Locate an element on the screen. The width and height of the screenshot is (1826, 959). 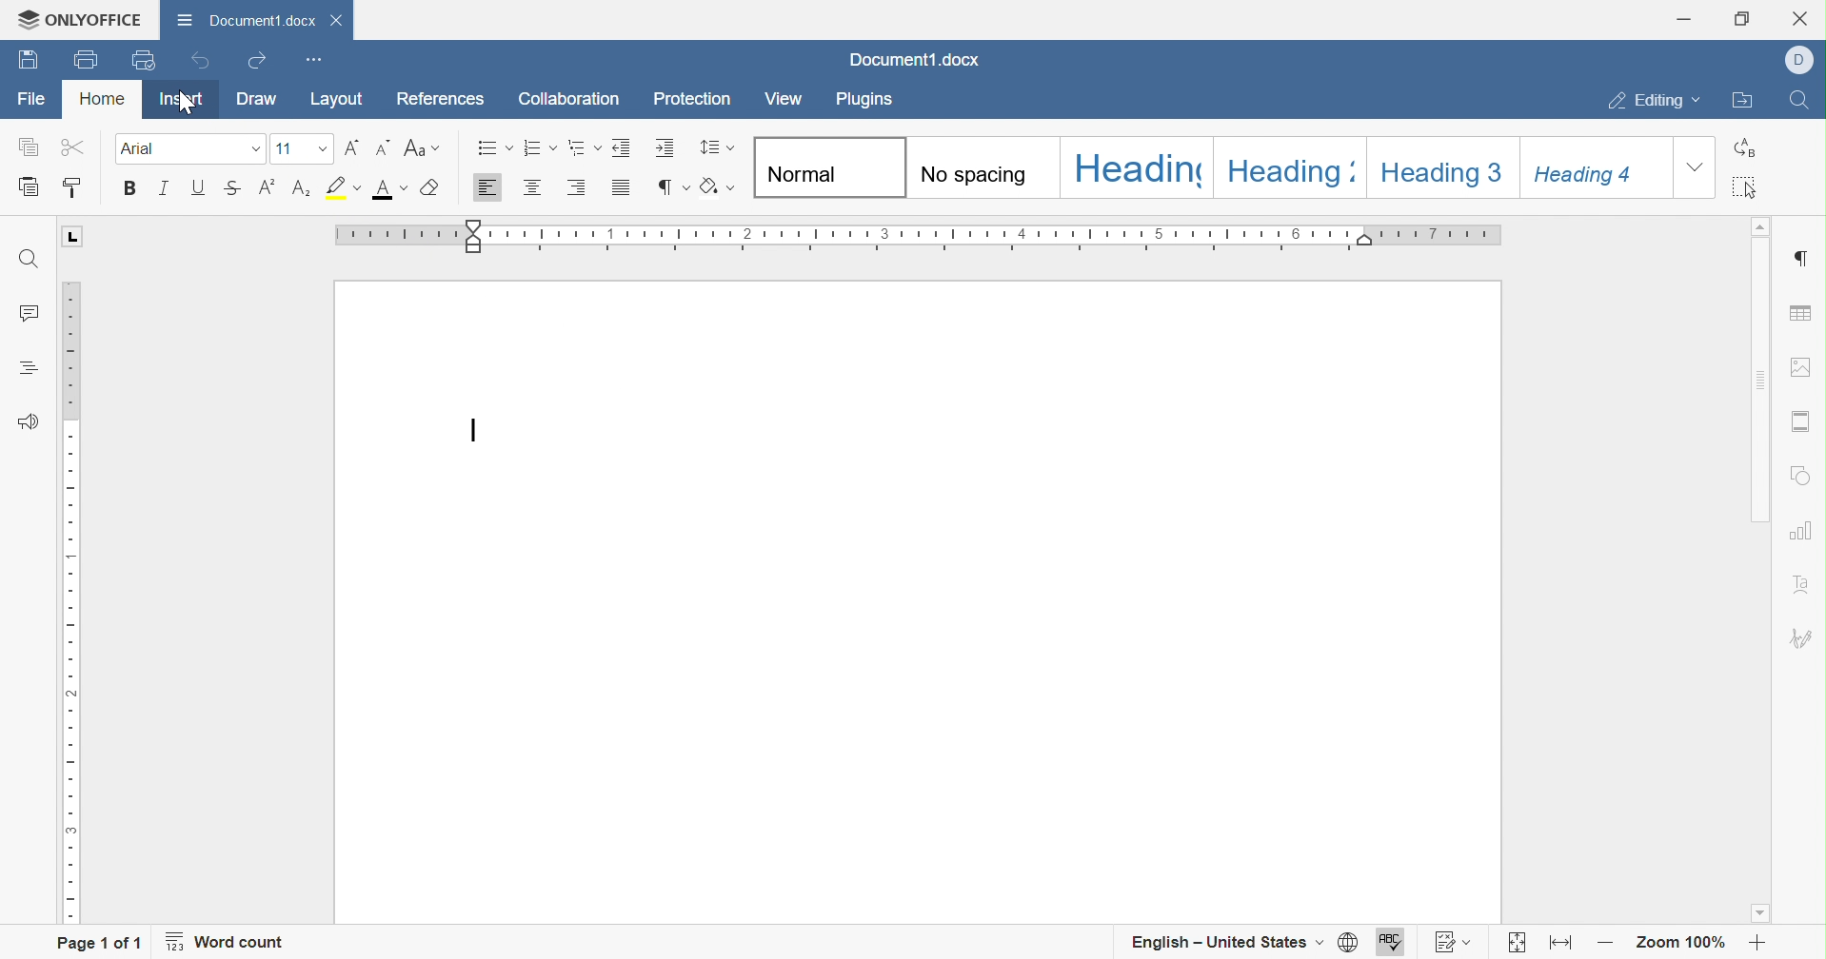
Clear style is located at coordinates (427, 188).